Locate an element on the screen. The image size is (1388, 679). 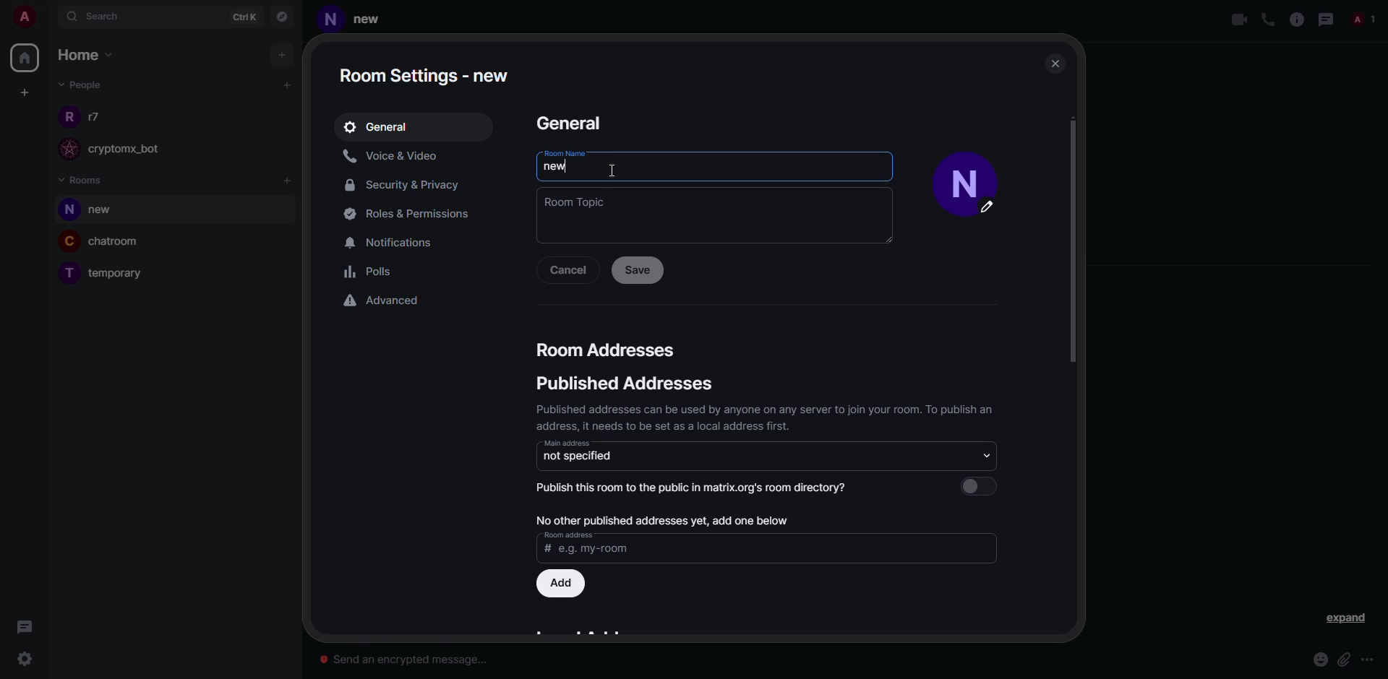
add is located at coordinates (284, 54).